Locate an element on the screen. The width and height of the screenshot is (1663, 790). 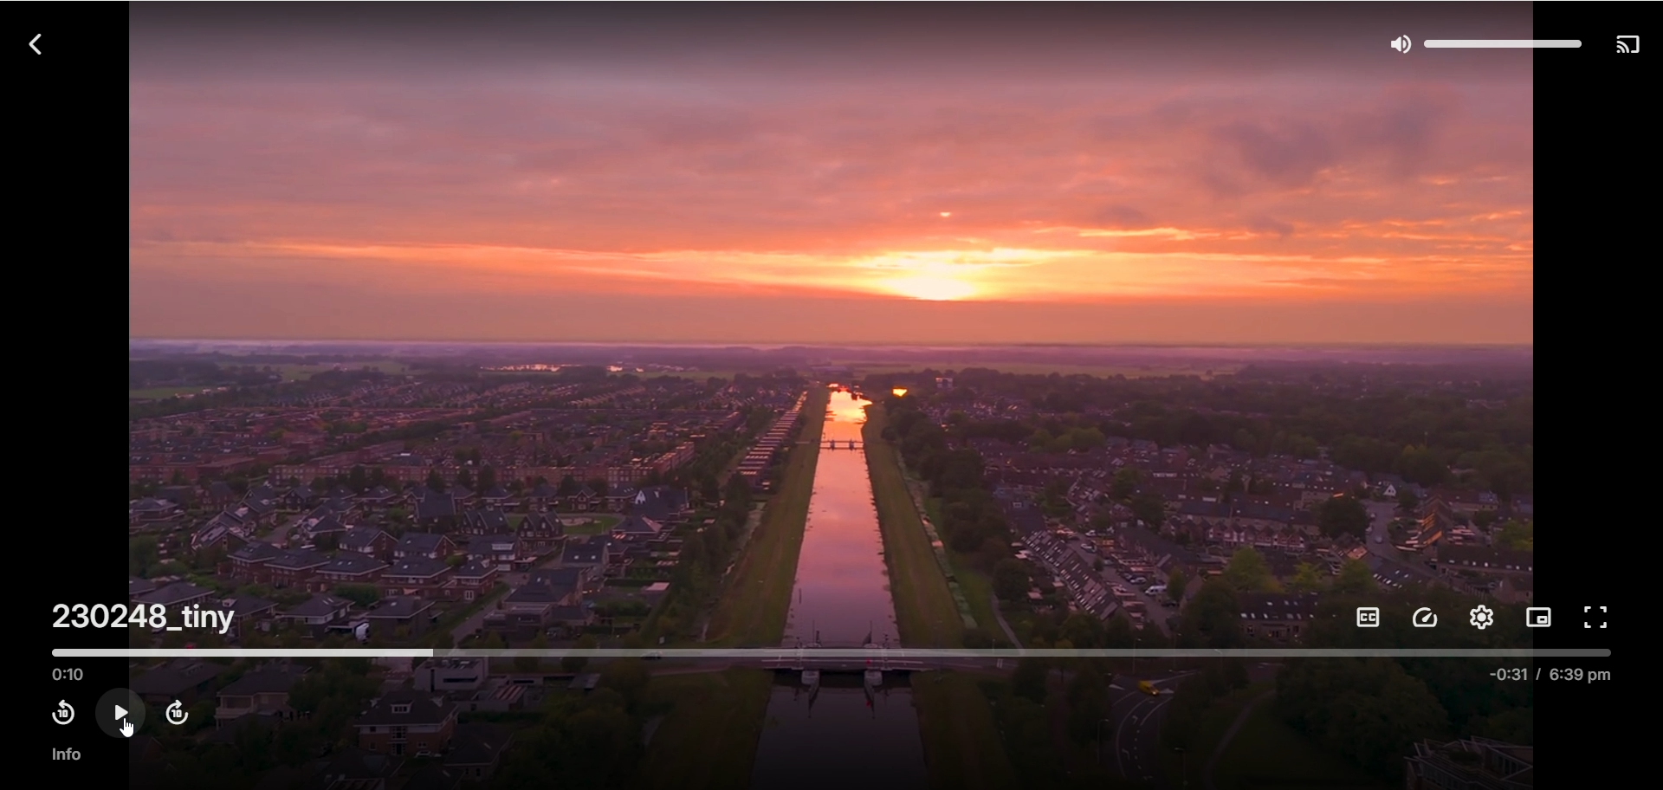
settings is located at coordinates (1482, 615).